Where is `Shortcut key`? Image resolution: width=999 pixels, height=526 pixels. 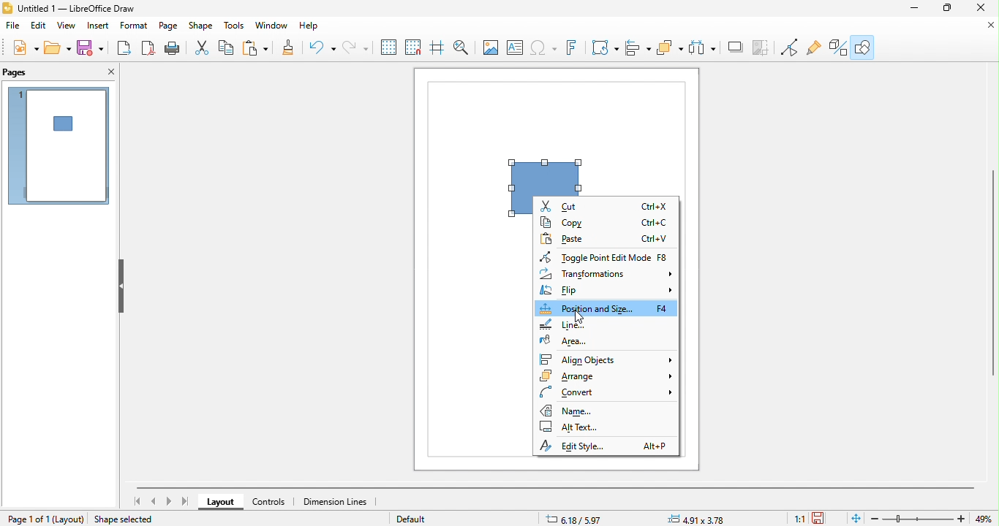 Shortcut key is located at coordinates (657, 446).